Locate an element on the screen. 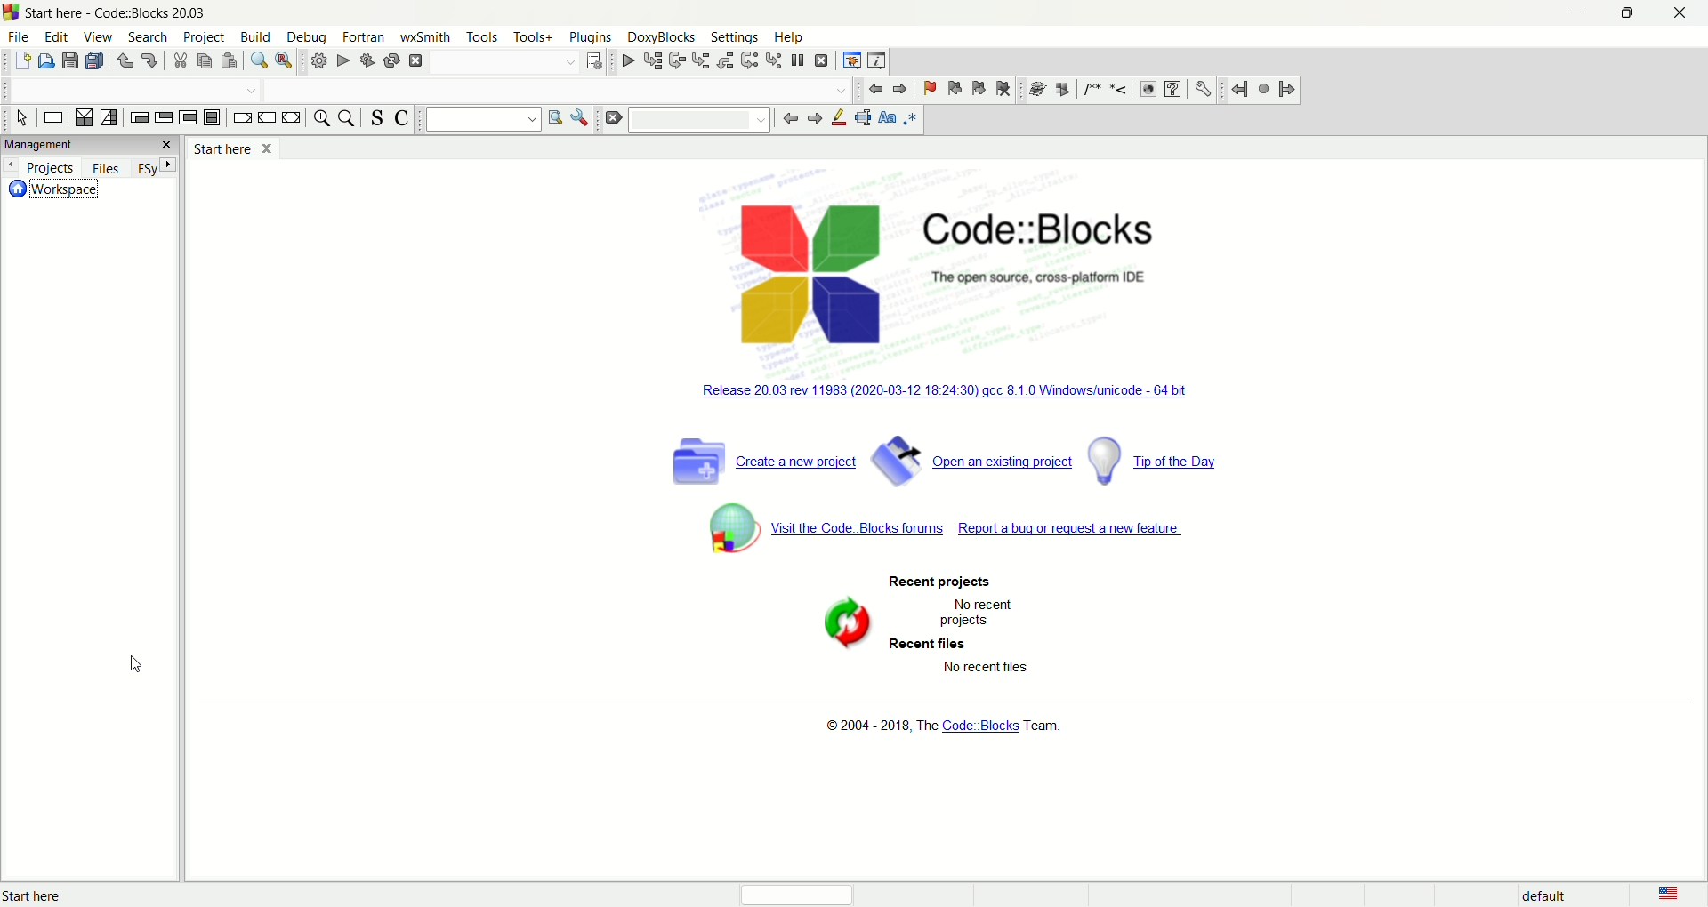 This screenshot has width=1708, height=907. return instruction is located at coordinates (292, 117).